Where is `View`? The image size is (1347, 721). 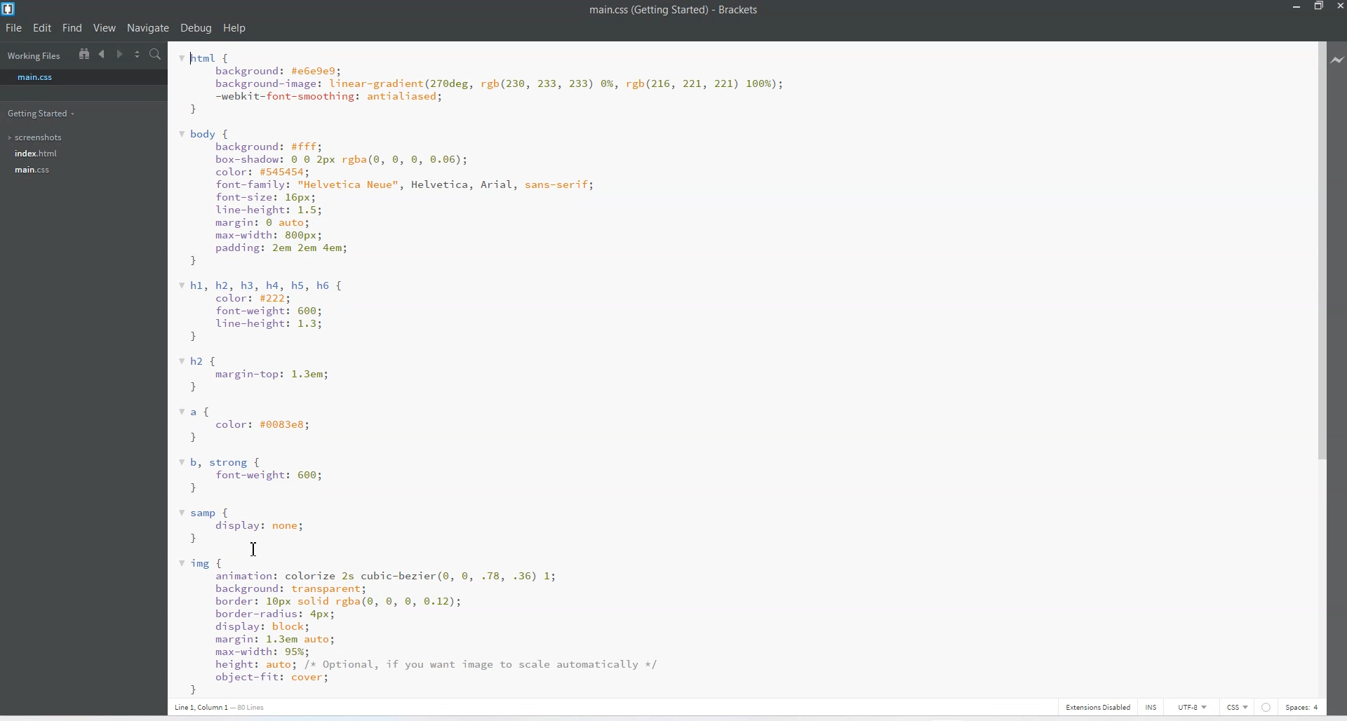 View is located at coordinates (105, 28).